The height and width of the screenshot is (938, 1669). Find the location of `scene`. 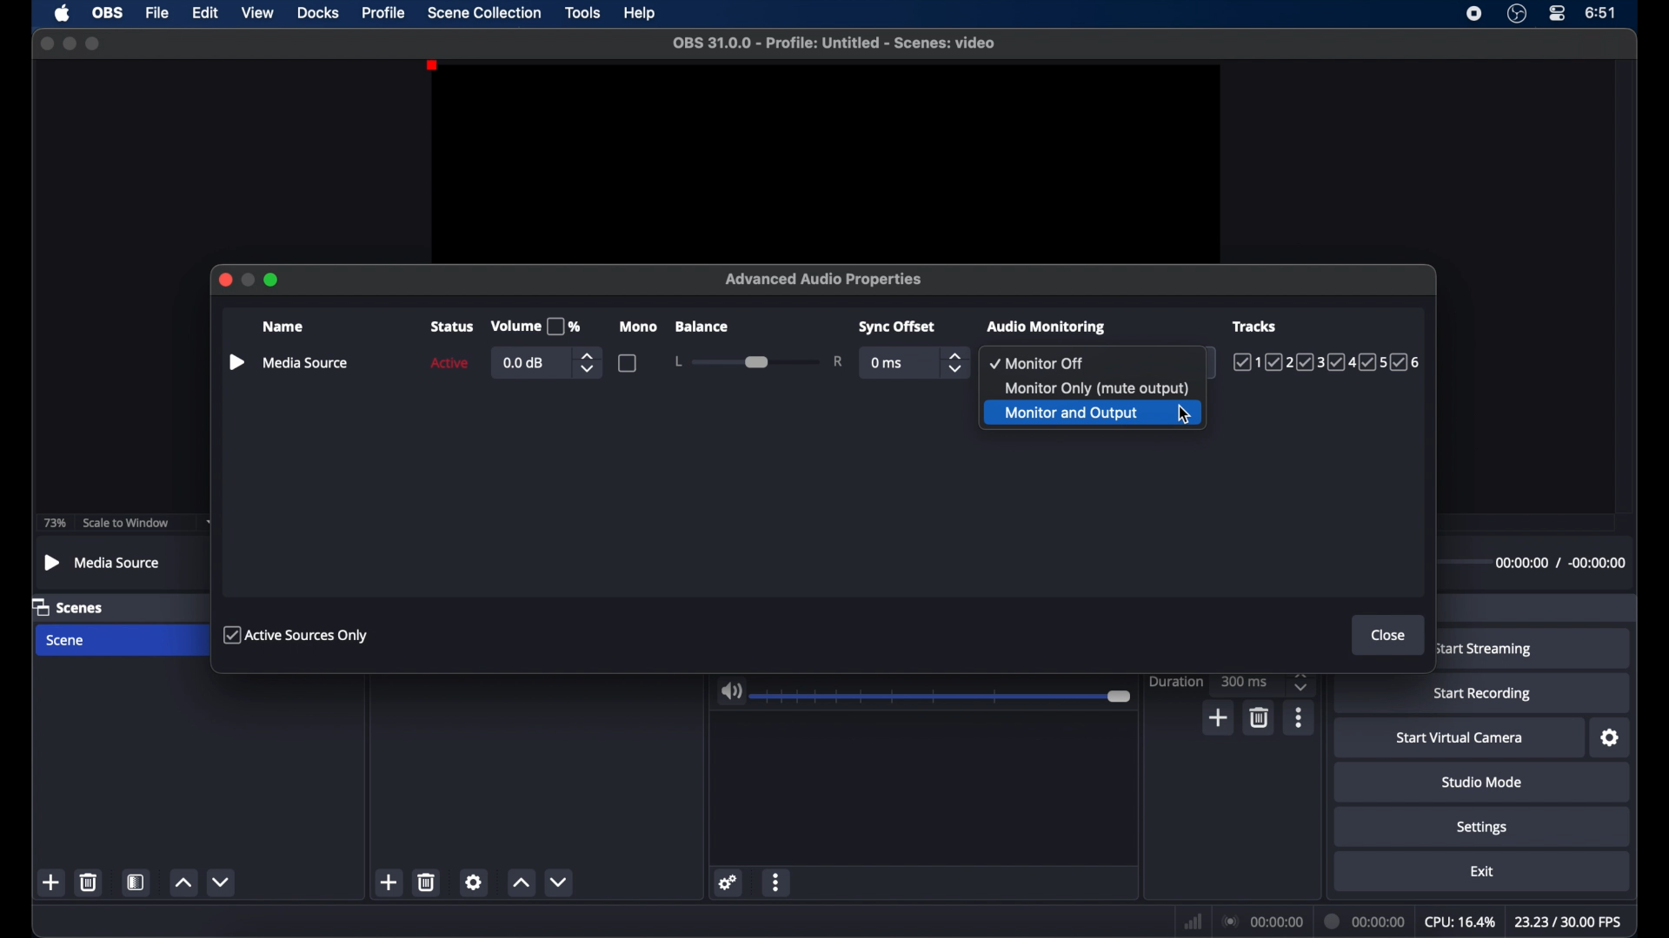

scene is located at coordinates (67, 641).